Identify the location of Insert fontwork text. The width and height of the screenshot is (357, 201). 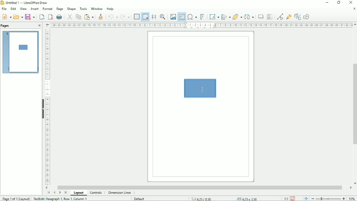
(203, 17).